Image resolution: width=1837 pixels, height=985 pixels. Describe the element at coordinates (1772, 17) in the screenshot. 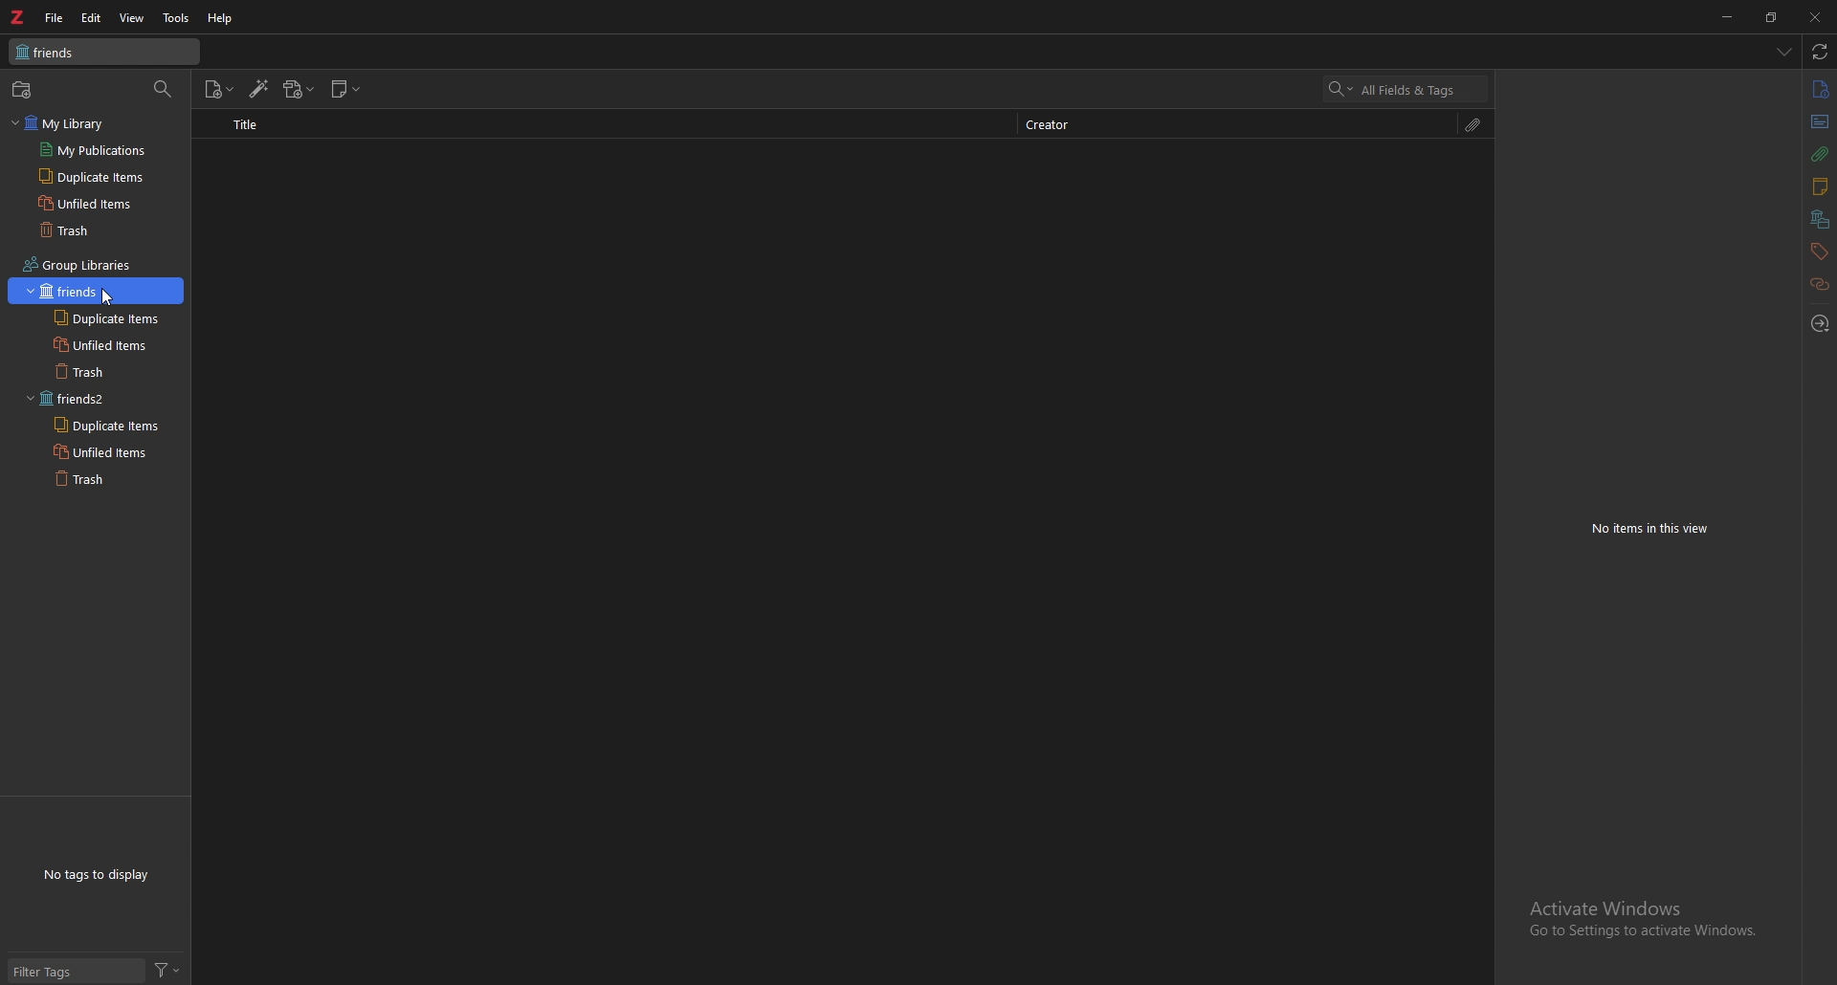

I see `resize` at that location.